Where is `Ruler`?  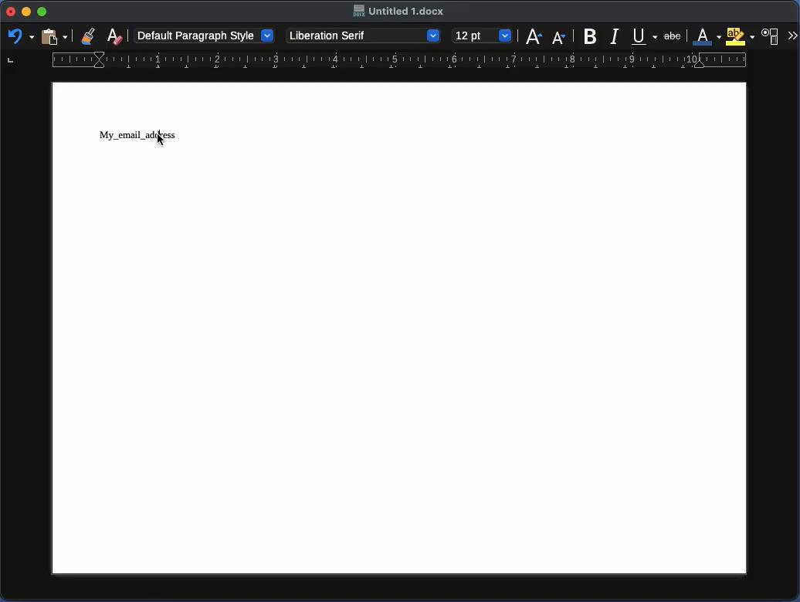
Ruler is located at coordinates (378, 63).